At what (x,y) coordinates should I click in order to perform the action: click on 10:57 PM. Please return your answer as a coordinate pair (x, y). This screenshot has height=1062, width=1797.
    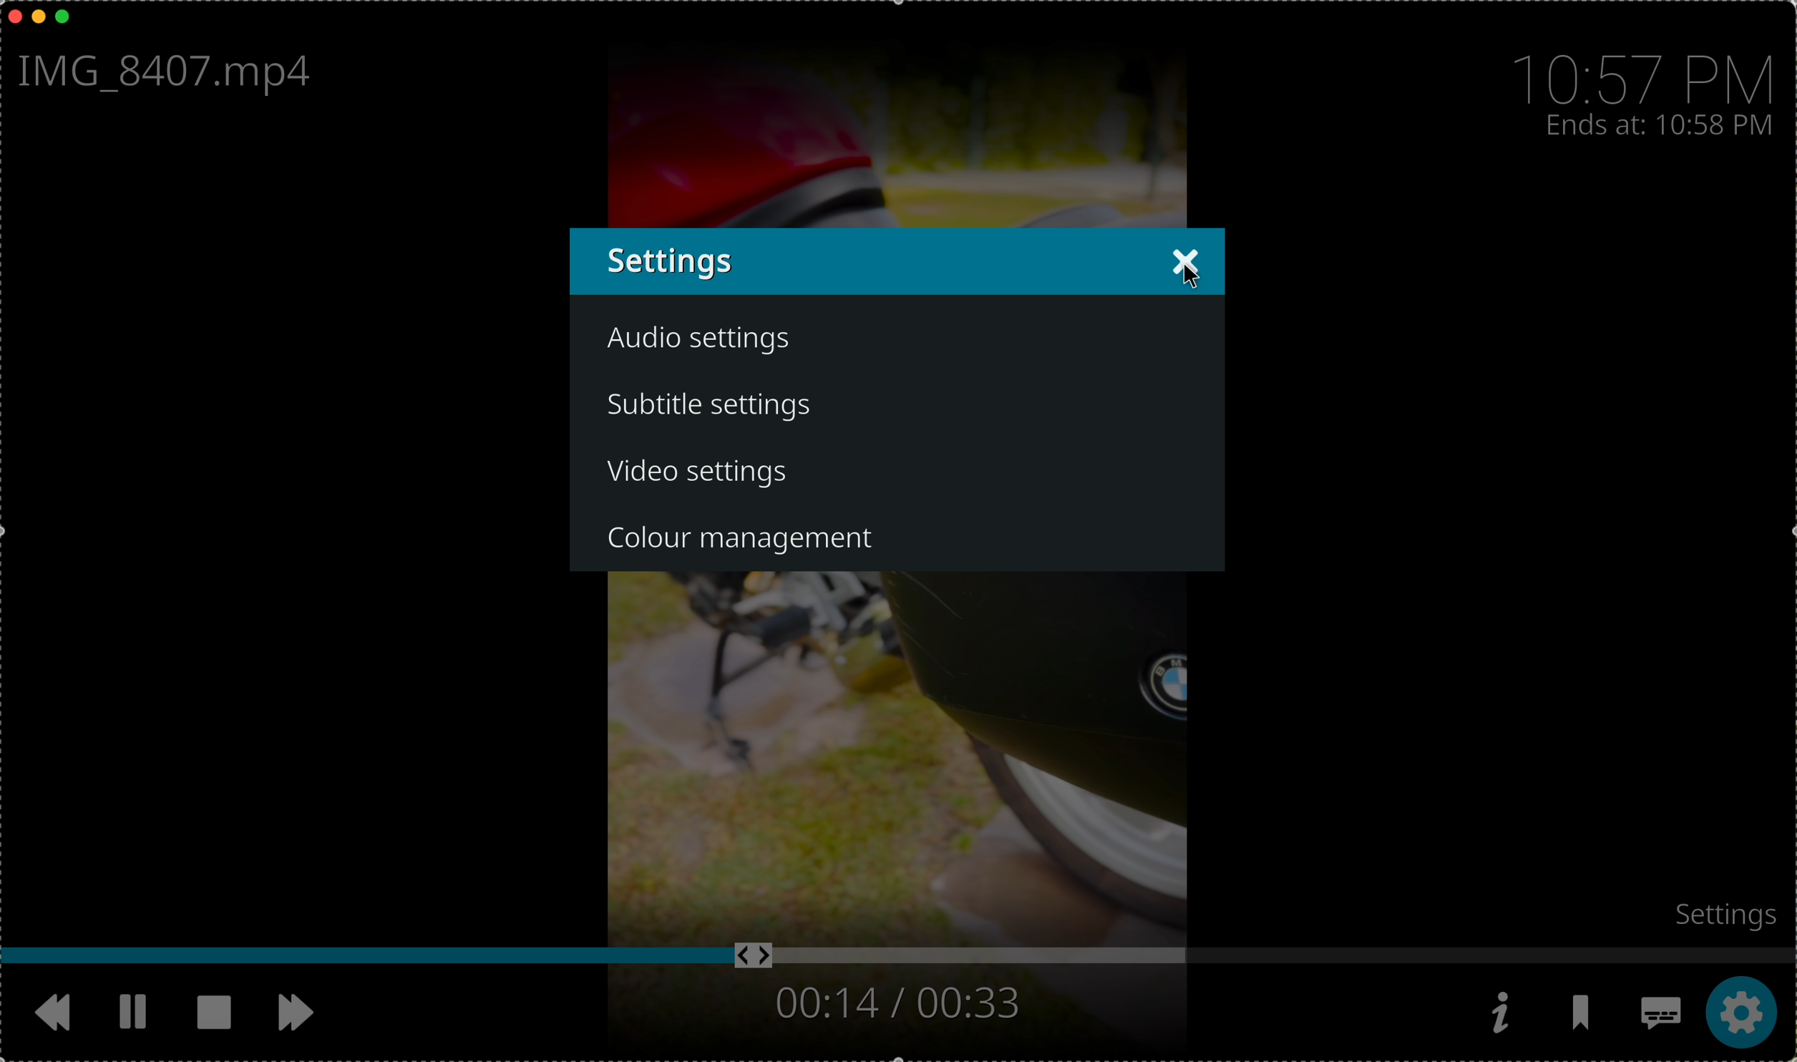
    Looking at the image, I should click on (1650, 68).